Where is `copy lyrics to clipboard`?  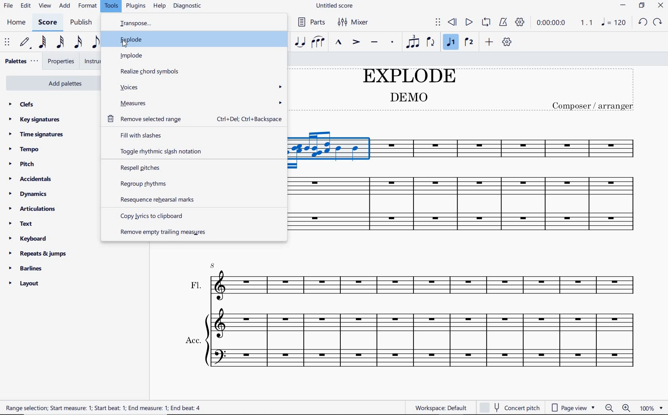
copy lyrics to clipboard is located at coordinates (156, 216).